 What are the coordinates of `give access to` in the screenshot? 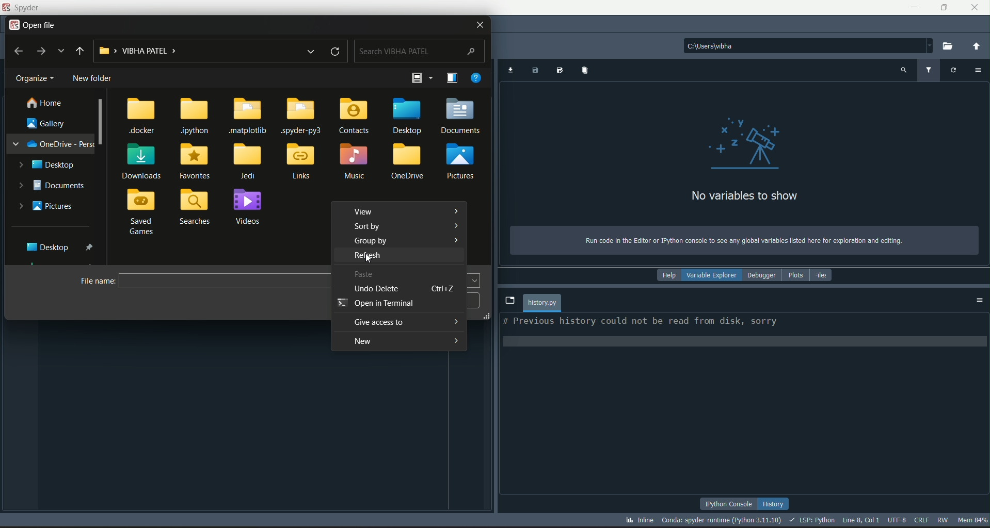 It's located at (378, 323).